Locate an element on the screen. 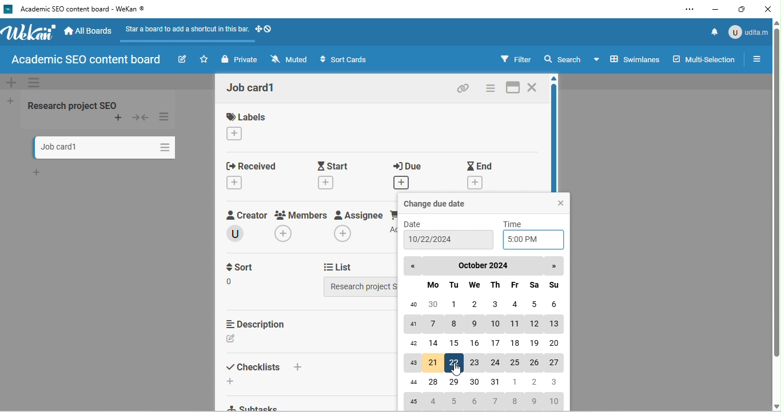 Image resolution: width=781 pixels, height=412 pixels. due is located at coordinates (412, 165).